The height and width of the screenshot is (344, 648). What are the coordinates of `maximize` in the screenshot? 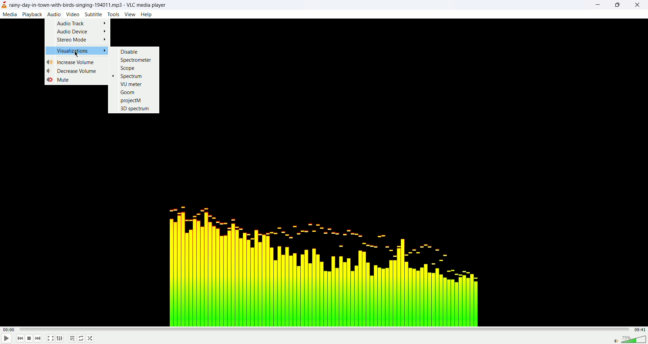 It's located at (617, 5).